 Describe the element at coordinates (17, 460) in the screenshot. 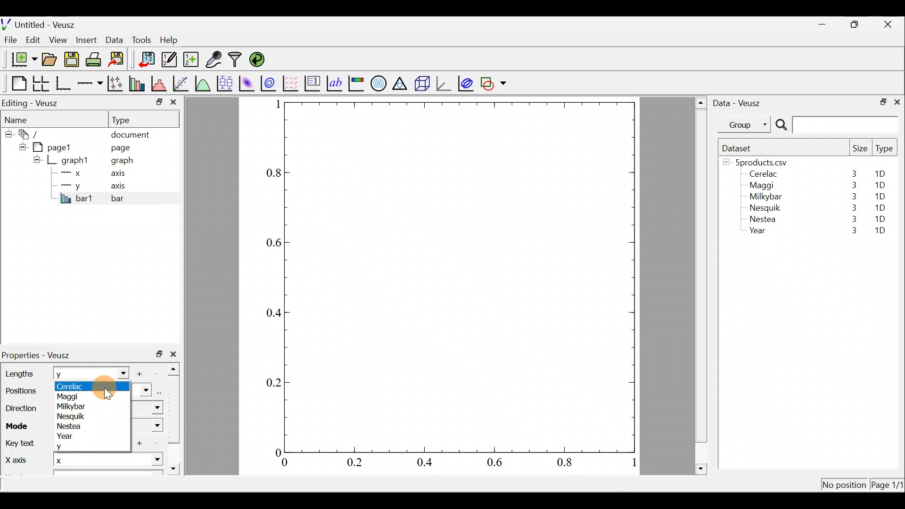

I see `X axis` at that location.